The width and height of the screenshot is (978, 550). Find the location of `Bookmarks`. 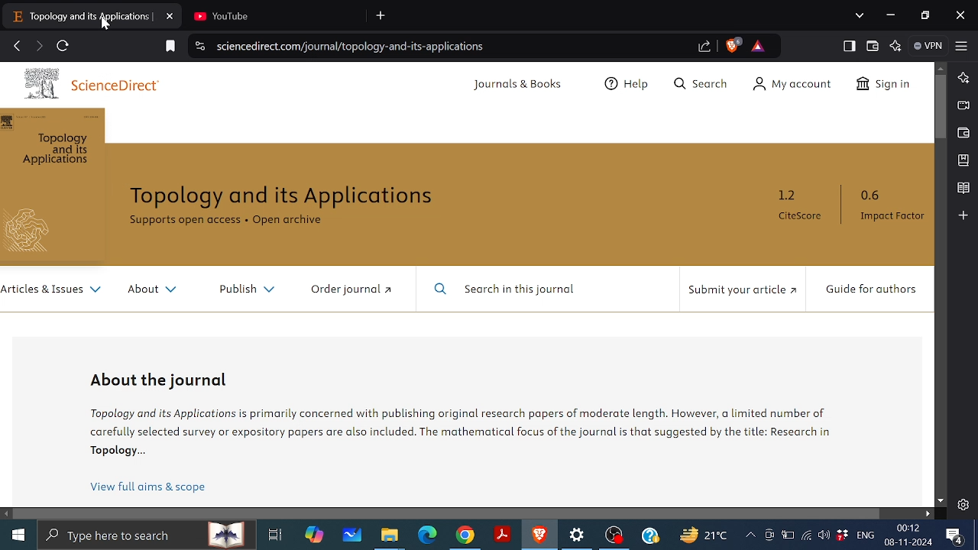

Bookmarks is located at coordinates (964, 160).